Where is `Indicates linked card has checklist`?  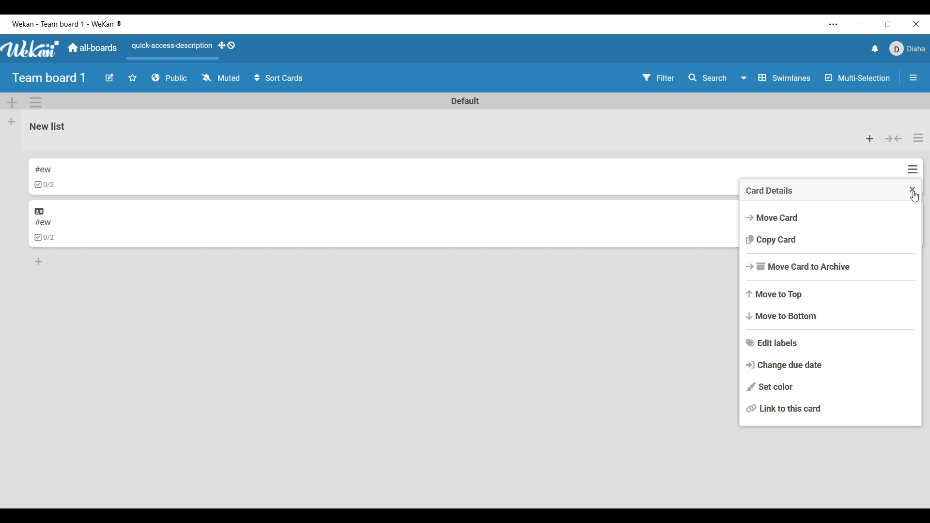
Indicates linked card has checklist is located at coordinates (45, 238).